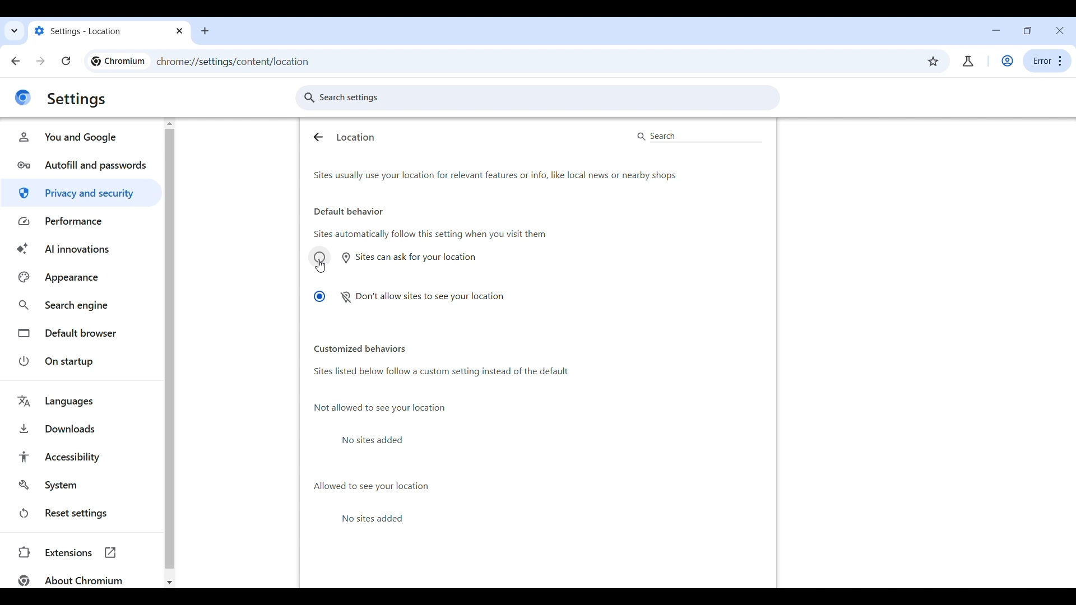 The width and height of the screenshot is (1076, 605). I want to click on No sites added, so click(378, 440).